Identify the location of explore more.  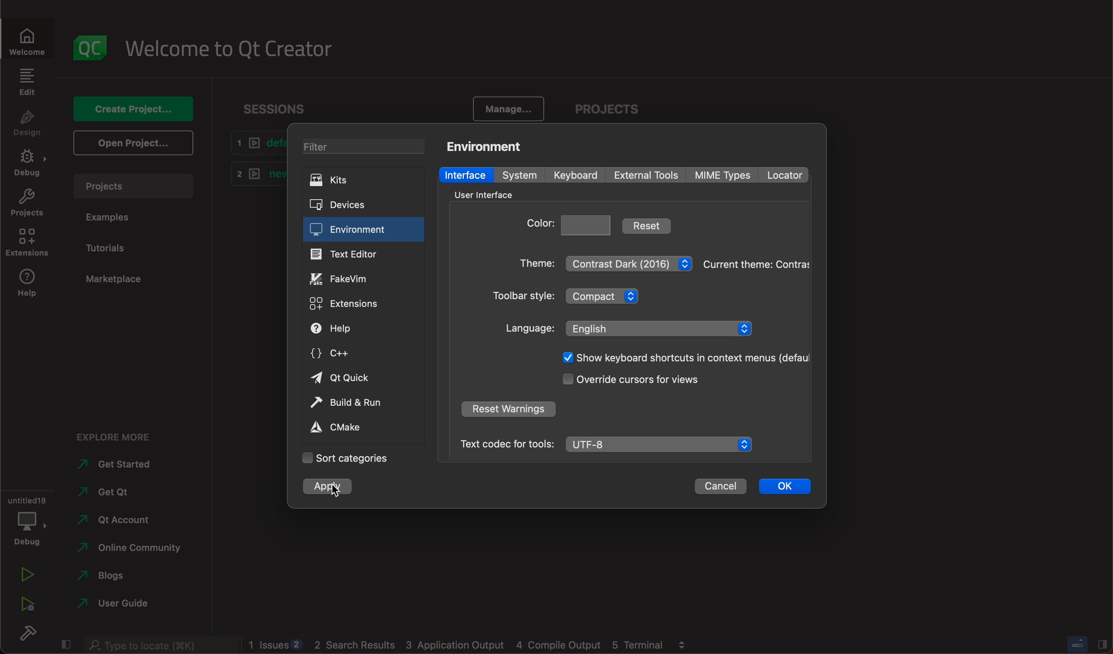
(112, 434).